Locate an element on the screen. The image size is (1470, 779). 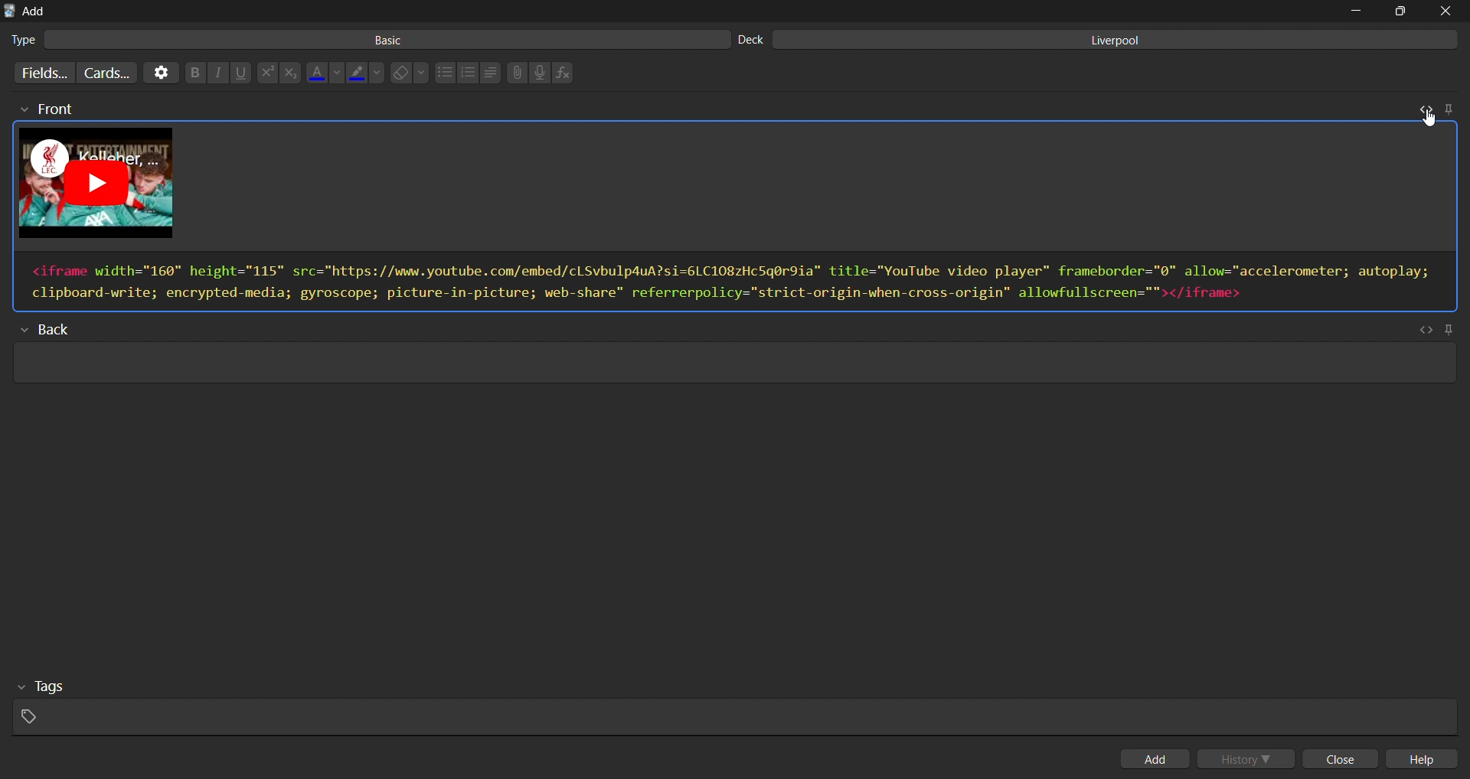
tags input field is located at coordinates (730, 705).